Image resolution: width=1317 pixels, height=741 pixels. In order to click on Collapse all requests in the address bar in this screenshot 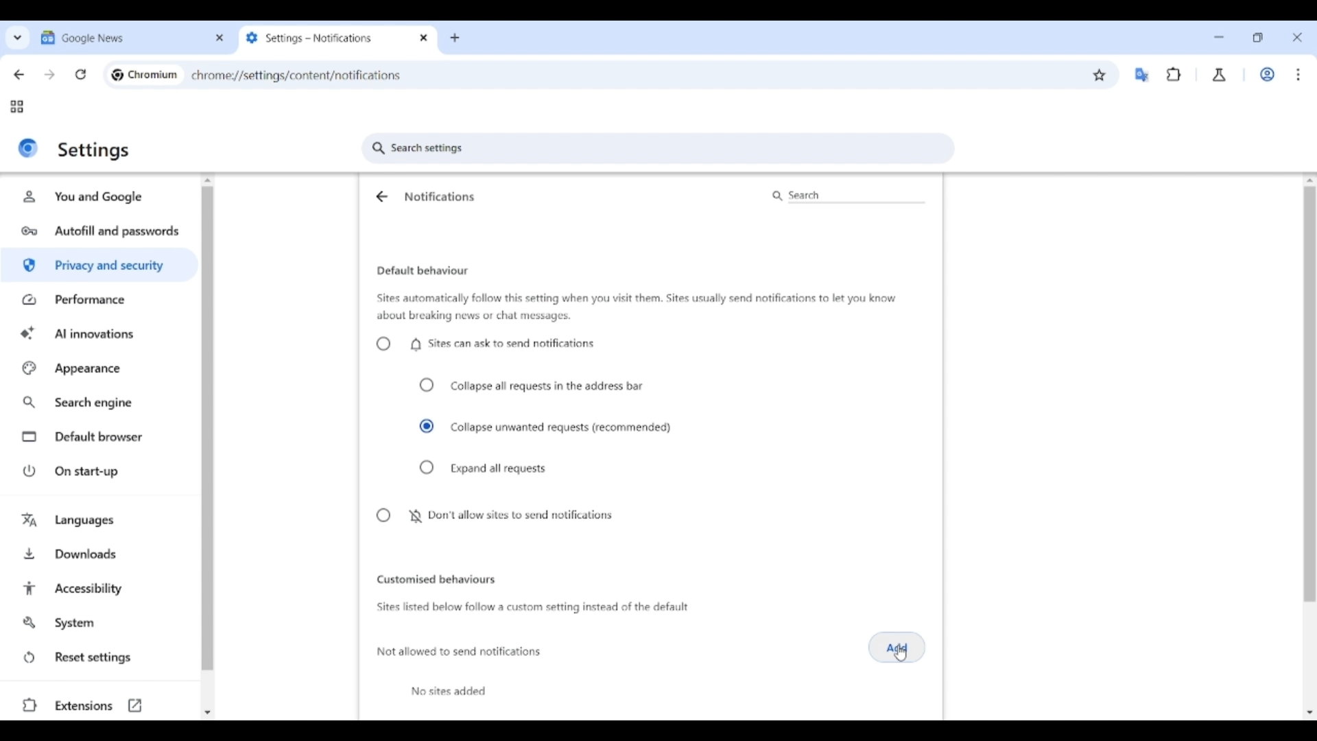, I will do `click(532, 386)`.